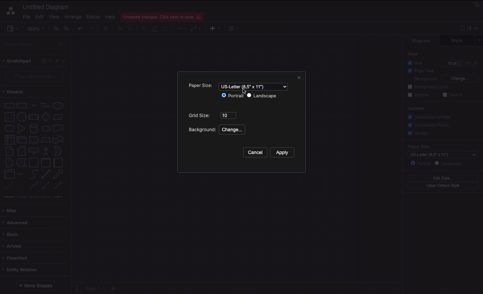 This screenshot has height=294, width=483. Describe the element at coordinates (421, 163) in the screenshot. I see `Portrait ` at that location.